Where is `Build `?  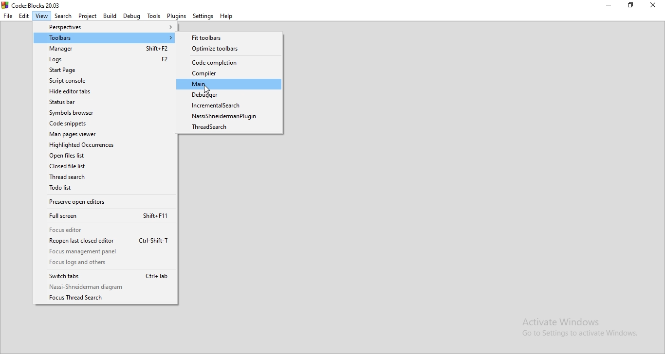
Build  is located at coordinates (110, 16).